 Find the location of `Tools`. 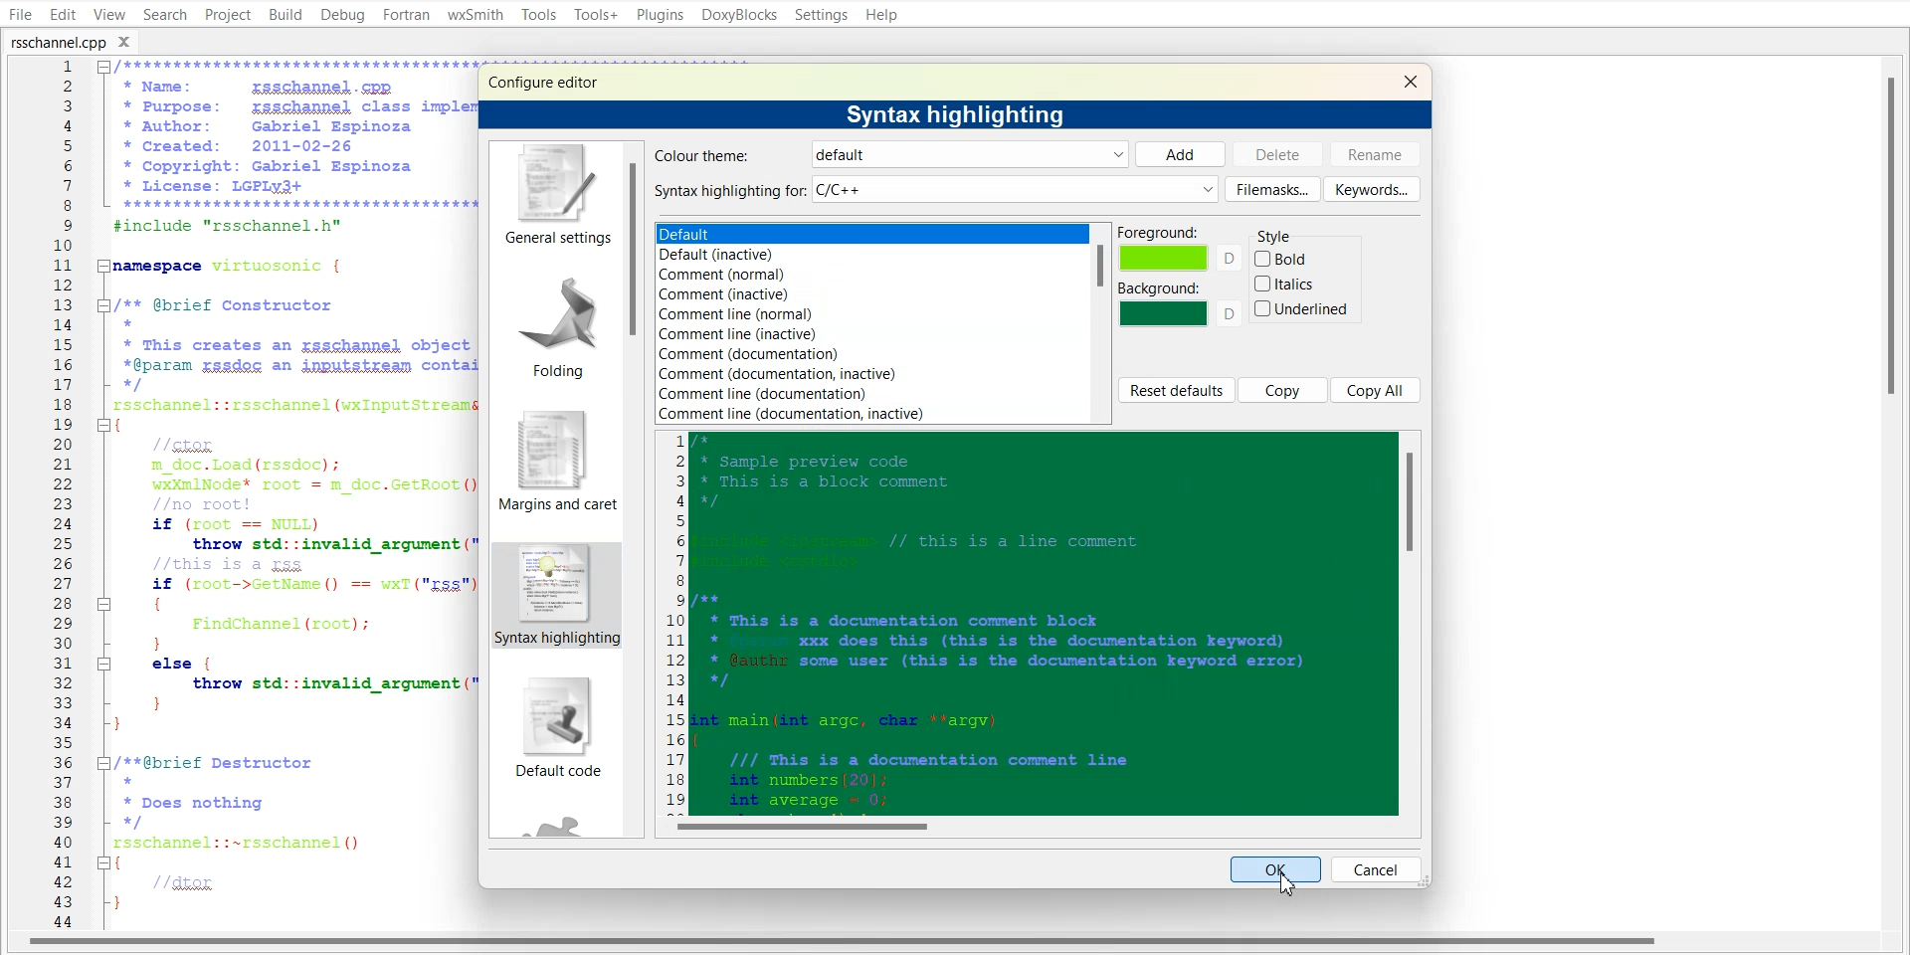

Tools is located at coordinates (538, 14).